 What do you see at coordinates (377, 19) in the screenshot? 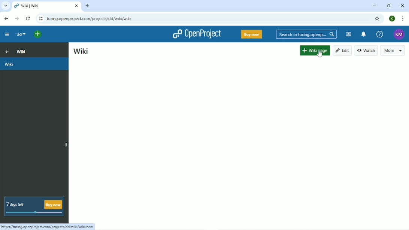
I see `Bookmark this tab` at bounding box center [377, 19].